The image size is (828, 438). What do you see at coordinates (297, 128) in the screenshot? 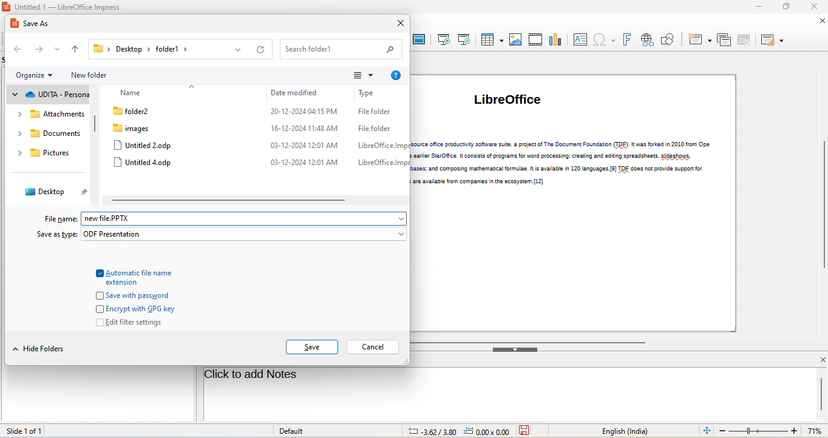
I see `16-12-2024 11:48 AM` at bounding box center [297, 128].